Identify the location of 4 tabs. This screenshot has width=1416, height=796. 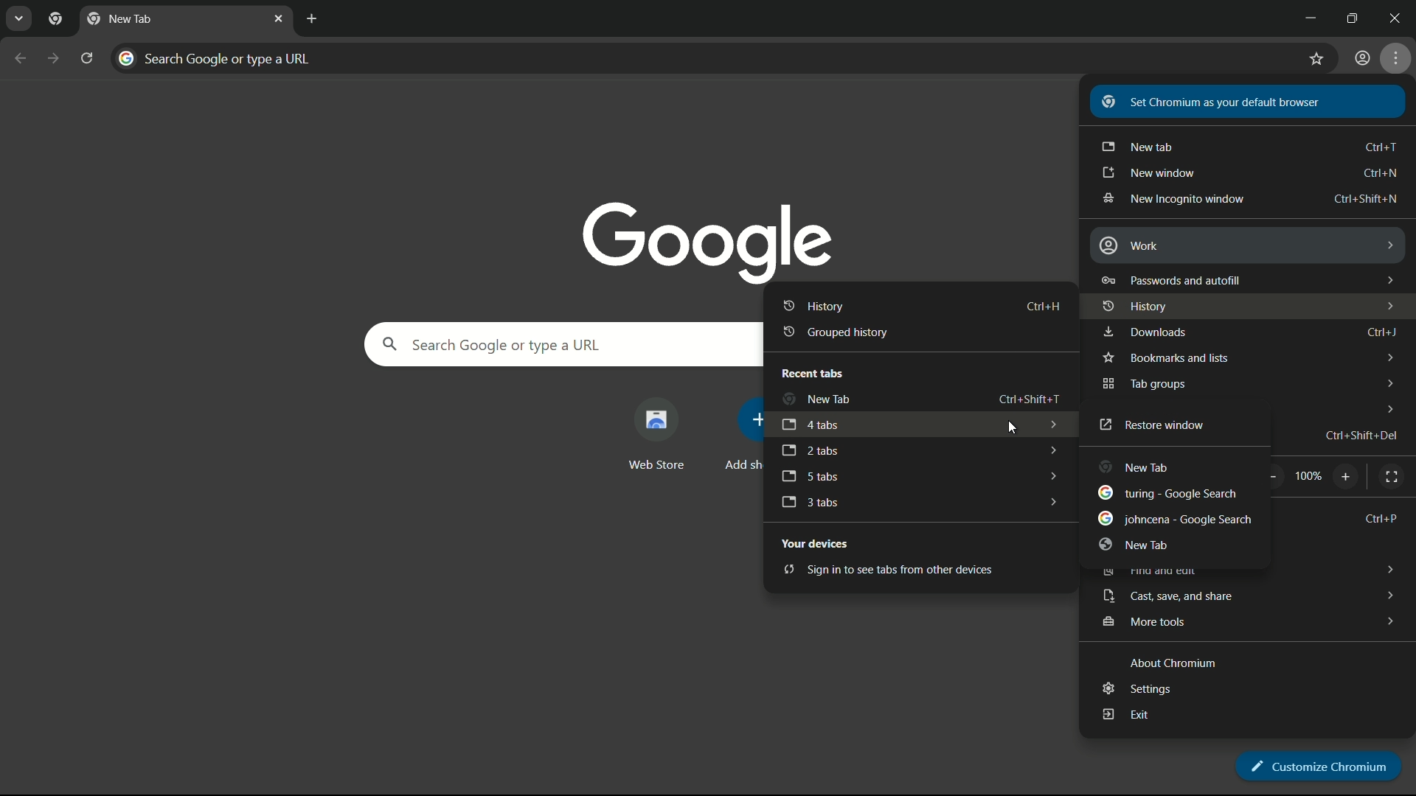
(809, 426).